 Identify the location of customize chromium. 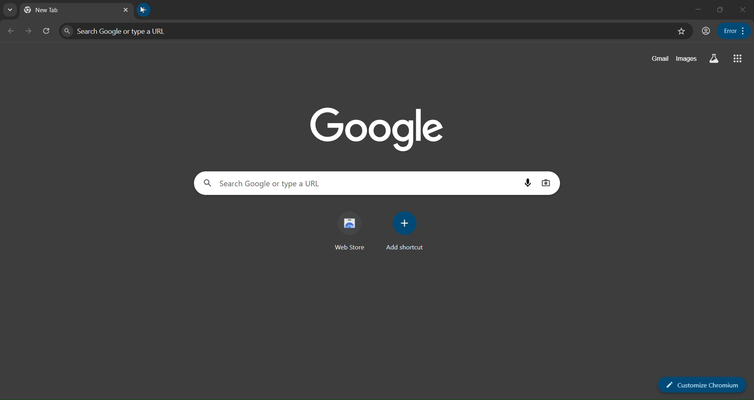
(697, 382).